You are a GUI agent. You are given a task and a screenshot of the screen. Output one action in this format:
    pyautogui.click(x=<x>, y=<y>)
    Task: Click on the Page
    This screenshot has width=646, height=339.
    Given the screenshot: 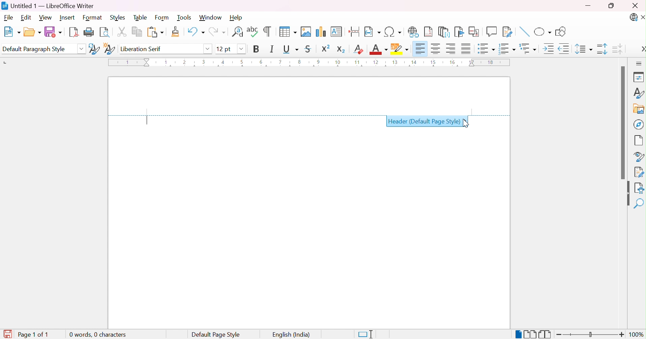 What is the action you would take?
    pyautogui.click(x=640, y=141)
    